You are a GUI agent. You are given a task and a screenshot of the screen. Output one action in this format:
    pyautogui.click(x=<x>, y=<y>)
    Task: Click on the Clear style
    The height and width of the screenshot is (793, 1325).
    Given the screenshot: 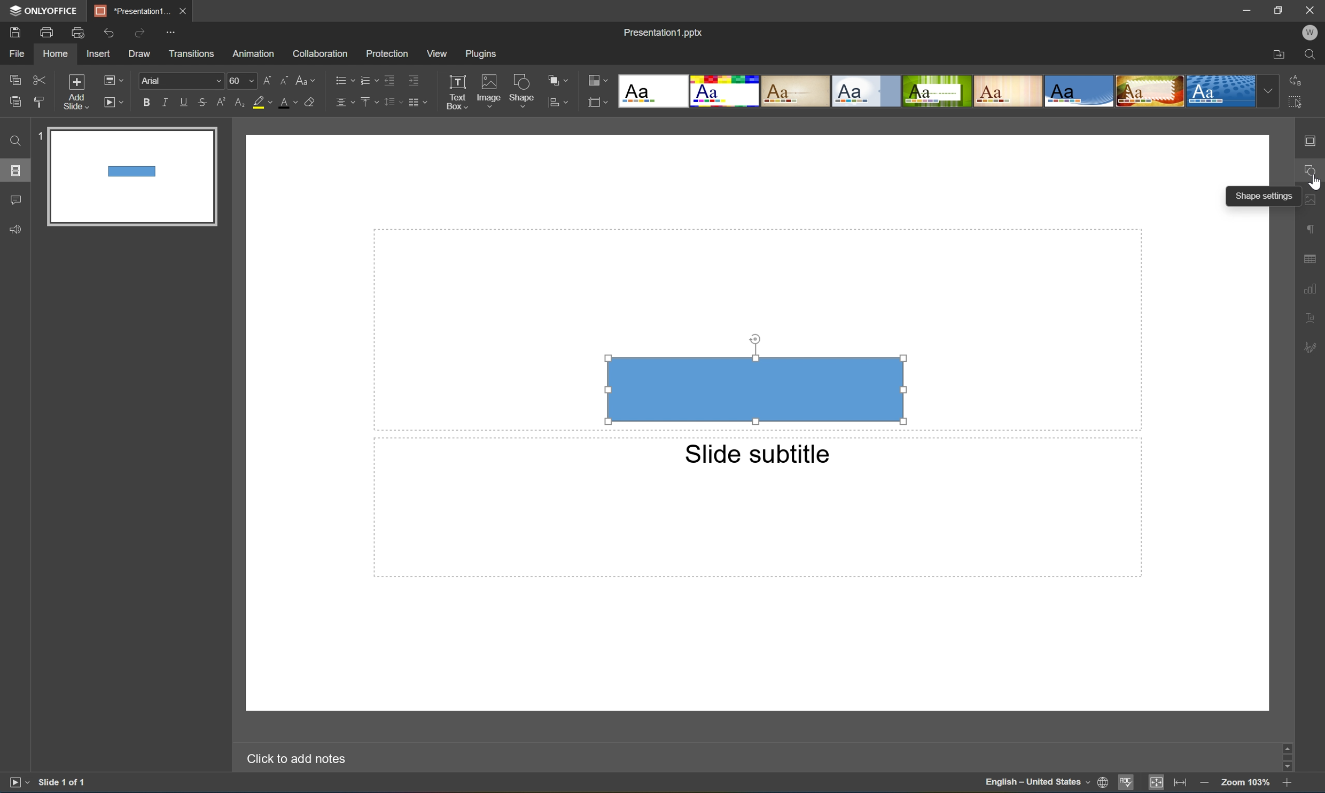 What is the action you would take?
    pyautogui.click(x=316, y=103)
    